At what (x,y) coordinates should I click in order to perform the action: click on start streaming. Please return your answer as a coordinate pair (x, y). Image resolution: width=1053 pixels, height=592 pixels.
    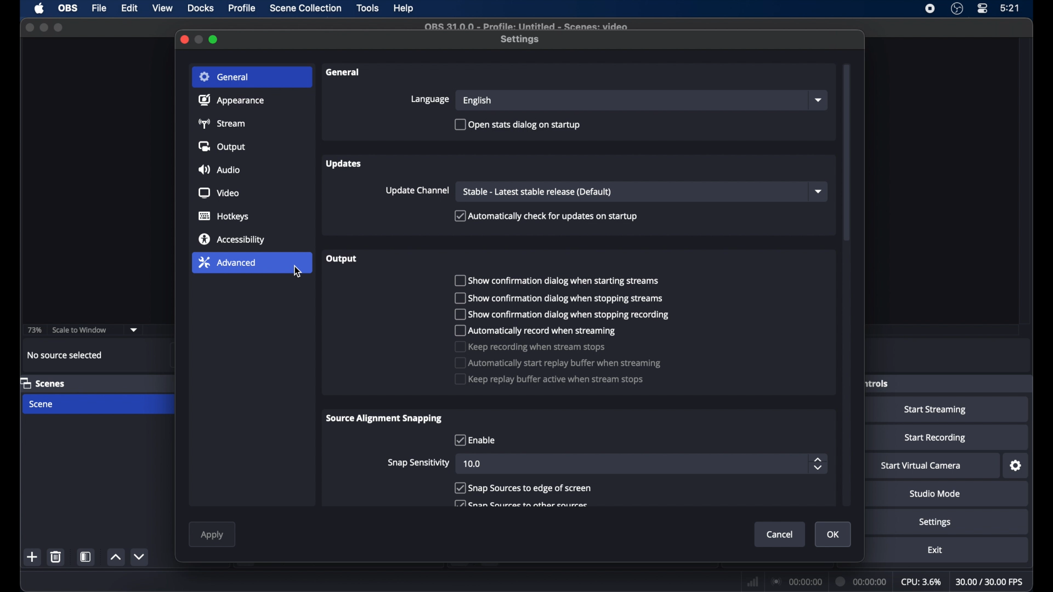
    Looking at the image, I should click on (938, 410).